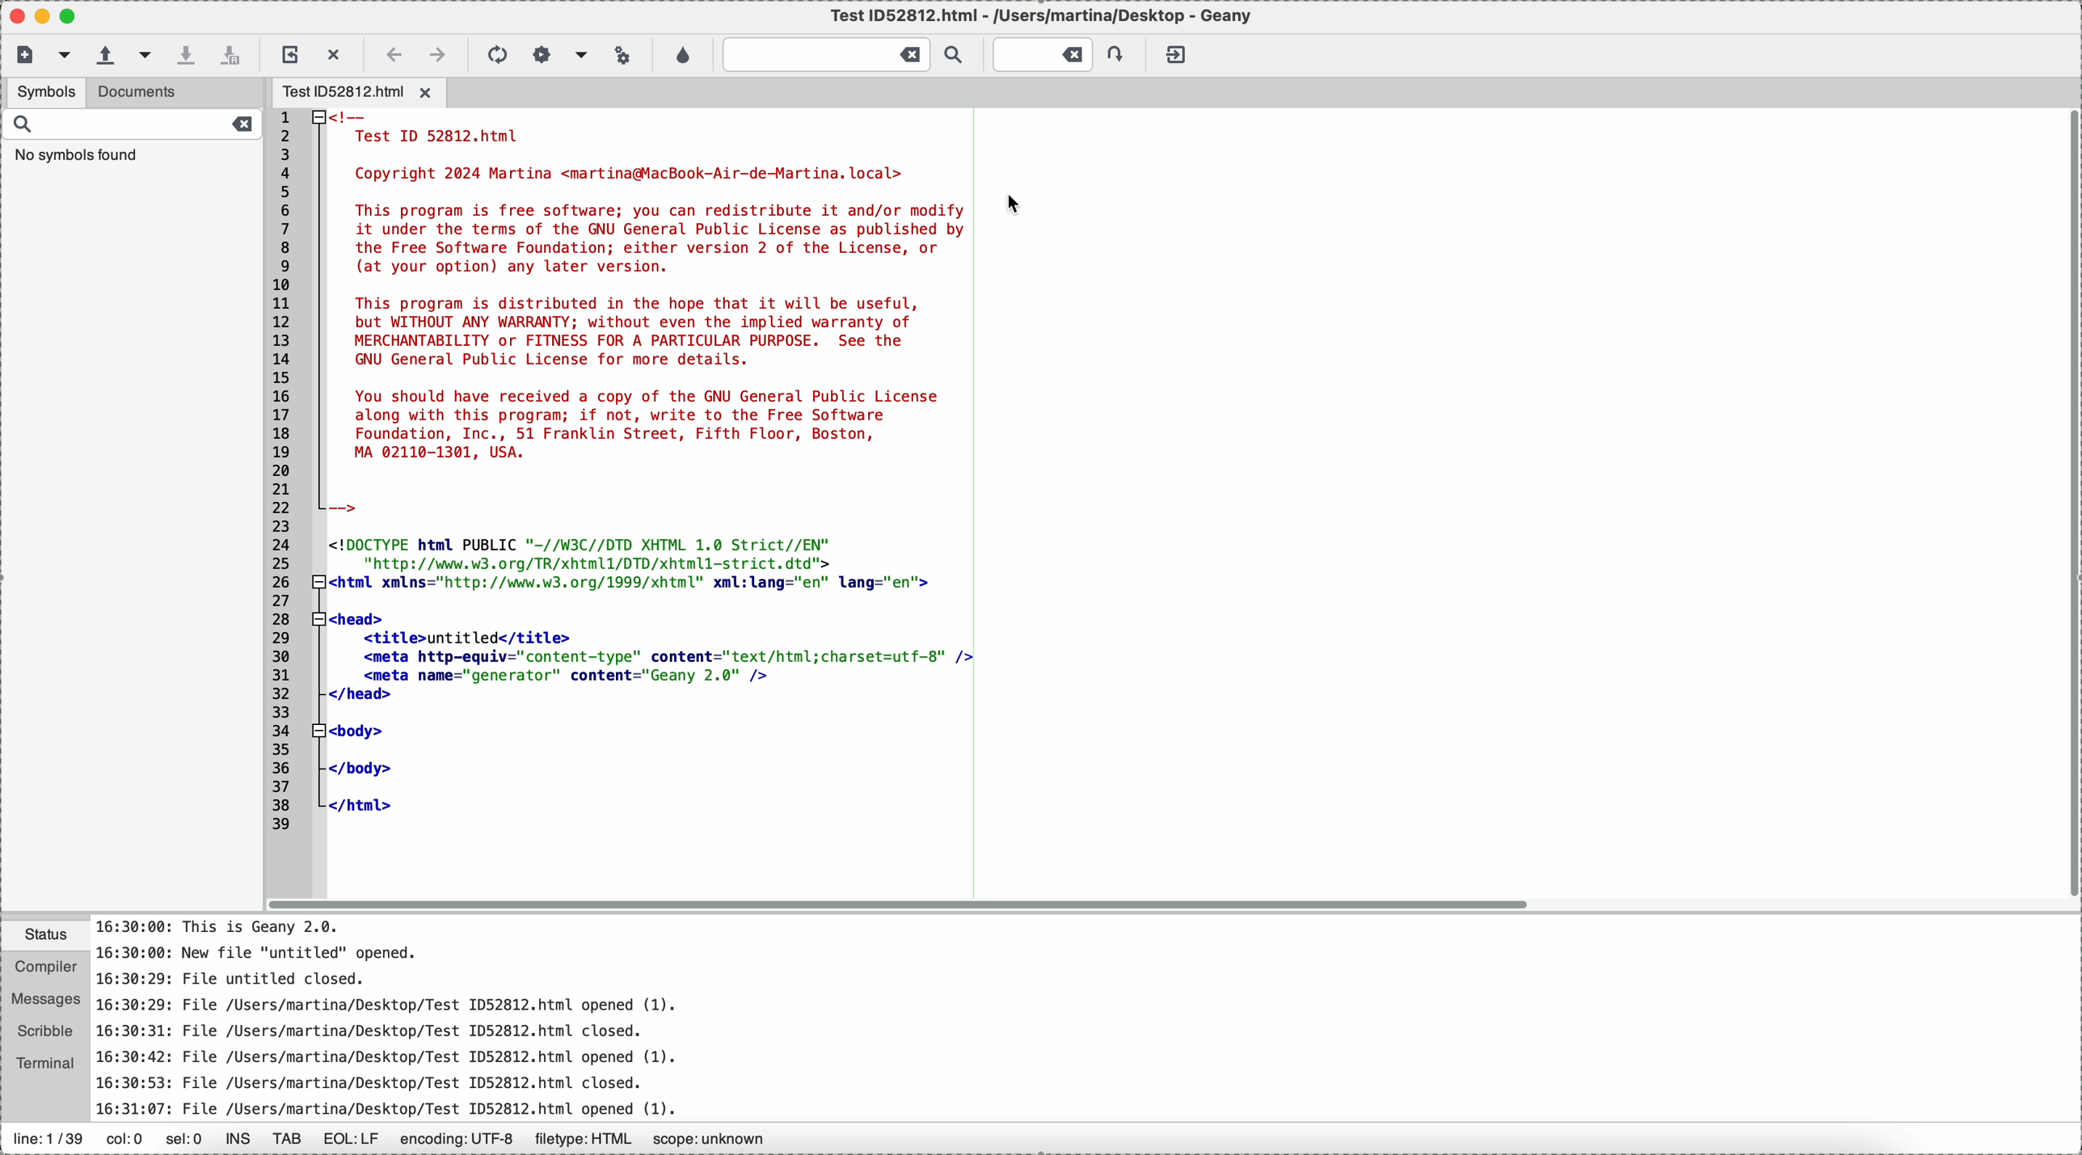 The width and height of the screenshot is (2082, 1155). Describe the element at coordinates (360, 92) in the screenshot. I see `TestID52812 htm` at that location.